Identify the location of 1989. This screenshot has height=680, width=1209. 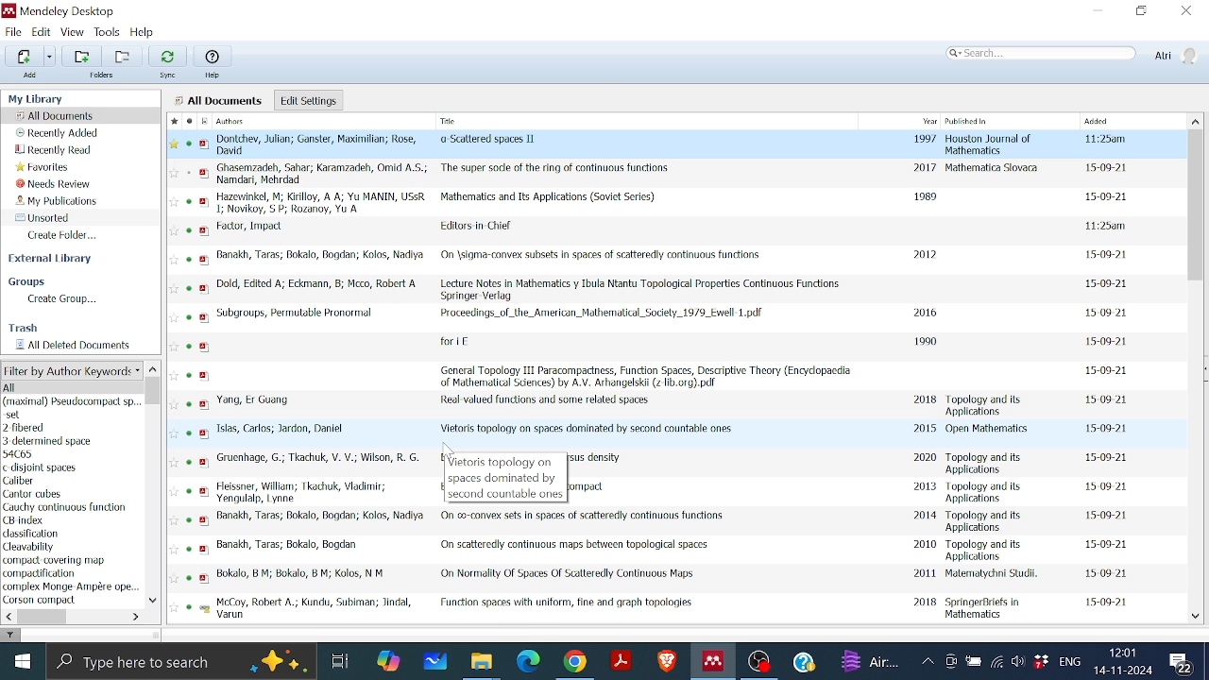
(924, 196).